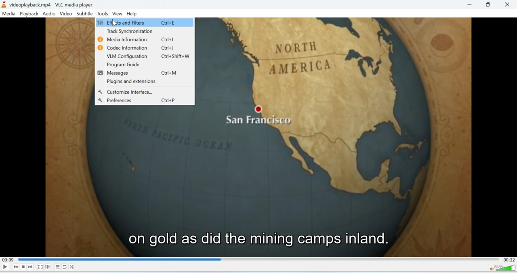 This screenshot has width=517, height=273. I want to click on Fullscreen, so click(40, 267).